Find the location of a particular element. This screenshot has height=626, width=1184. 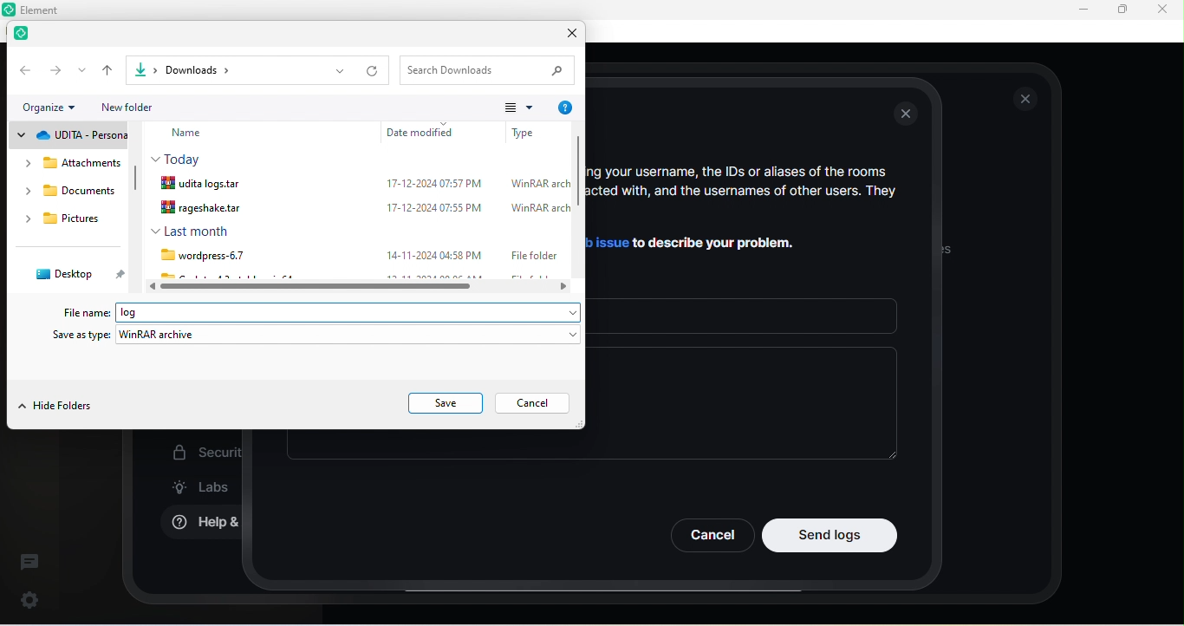

horizontal slider is located at coordinates (363, 287).